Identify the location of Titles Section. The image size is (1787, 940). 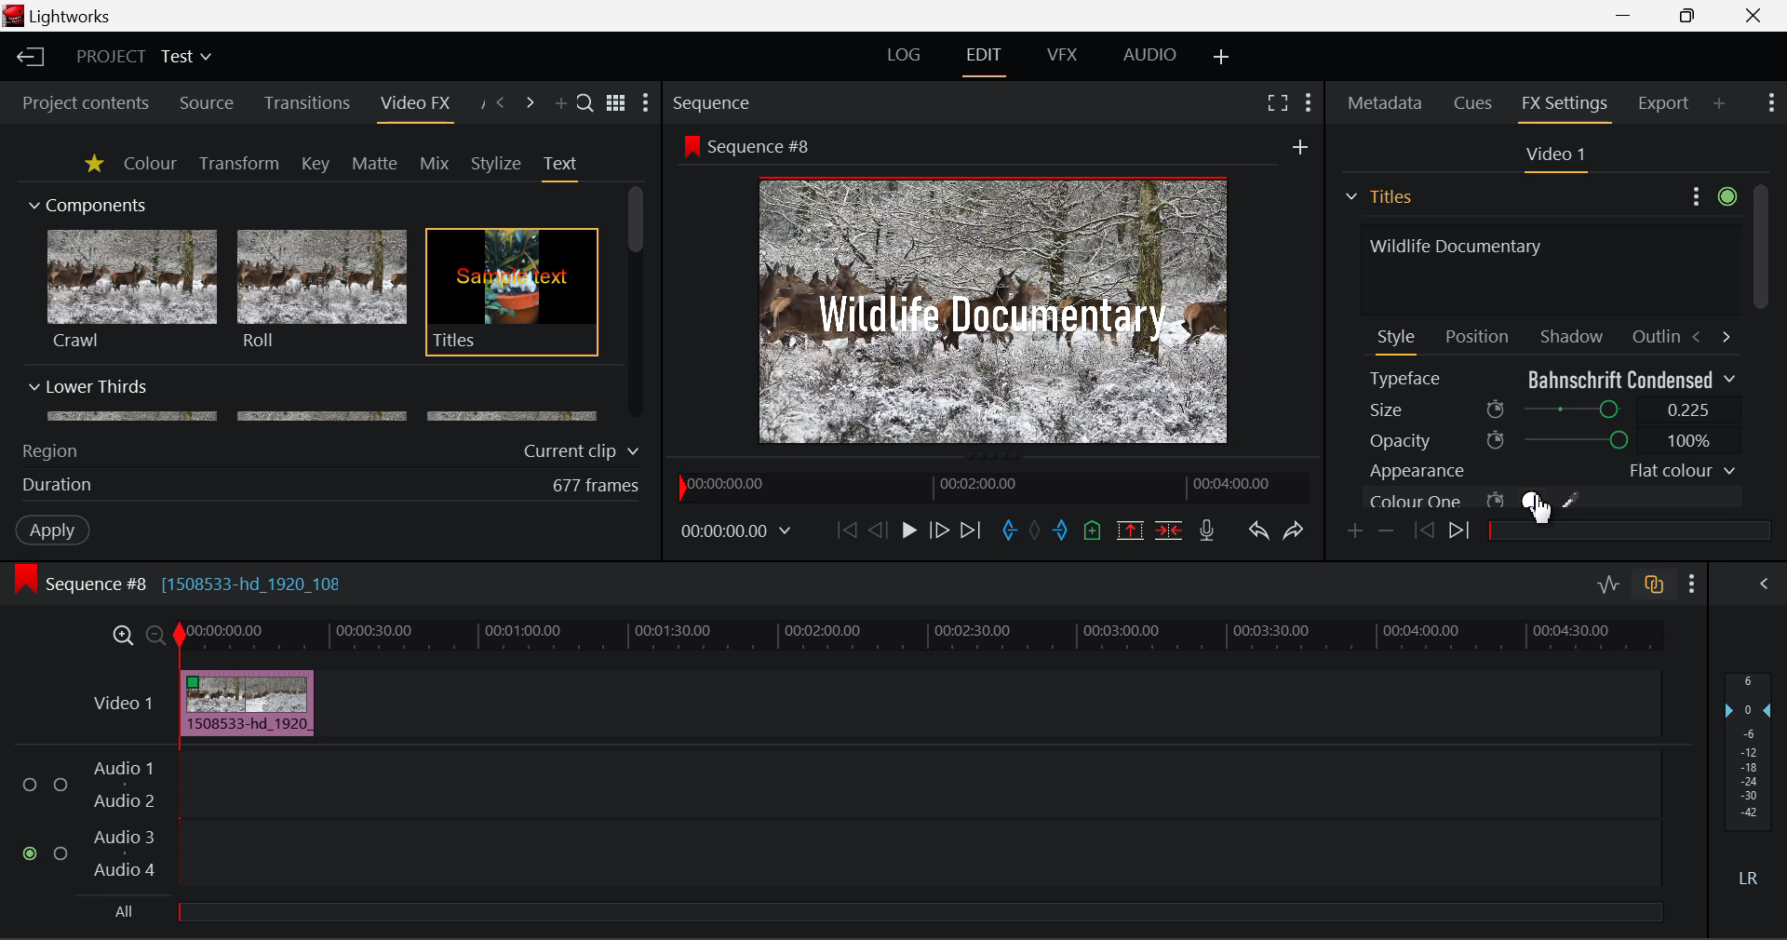
(1378, 196).